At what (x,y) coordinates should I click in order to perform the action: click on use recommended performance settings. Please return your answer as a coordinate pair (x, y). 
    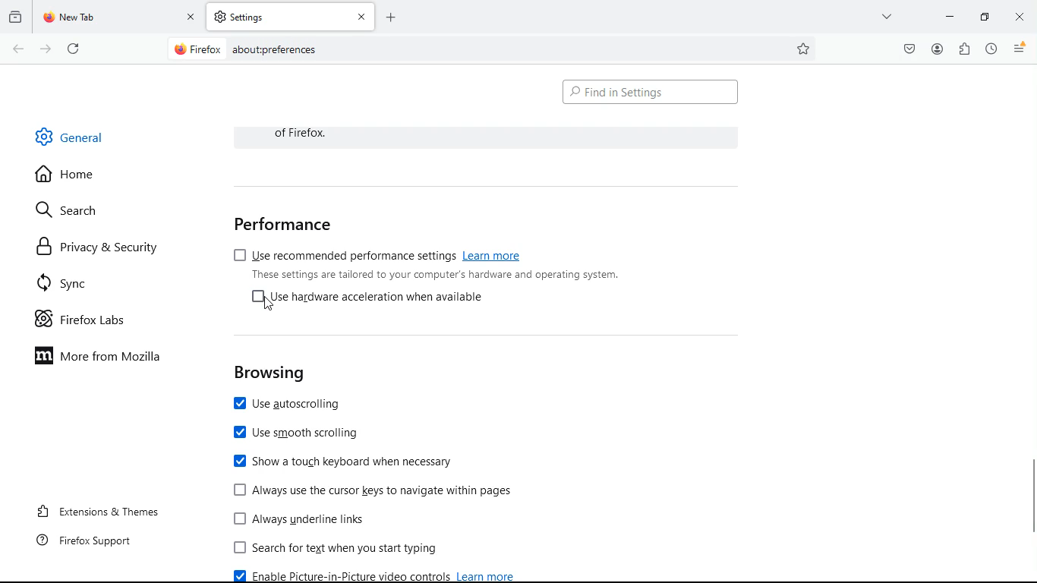
    Looking at the image, I should click on (377, 253).